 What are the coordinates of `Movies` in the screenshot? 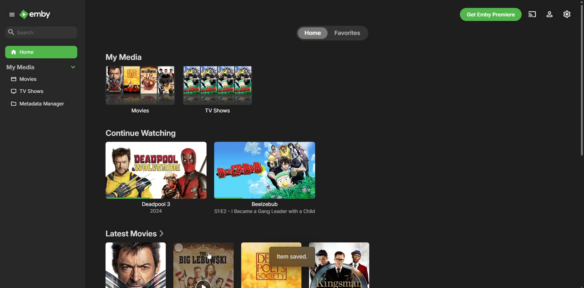 It's located at (27, 79).